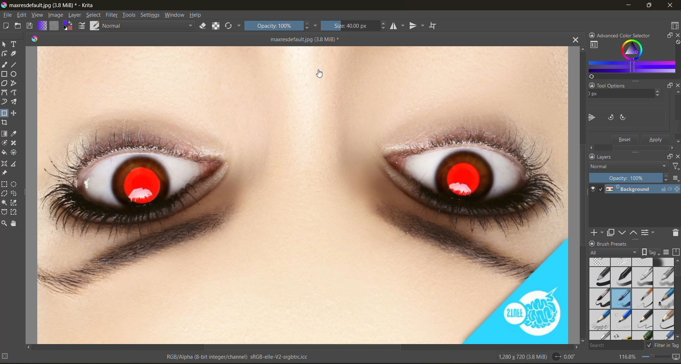 The width and height of the screenshot is (681, 364). What do you see at coordinates (618, 85) in the screenshot?
I see `Tool options` at bounding box center [618, 85].